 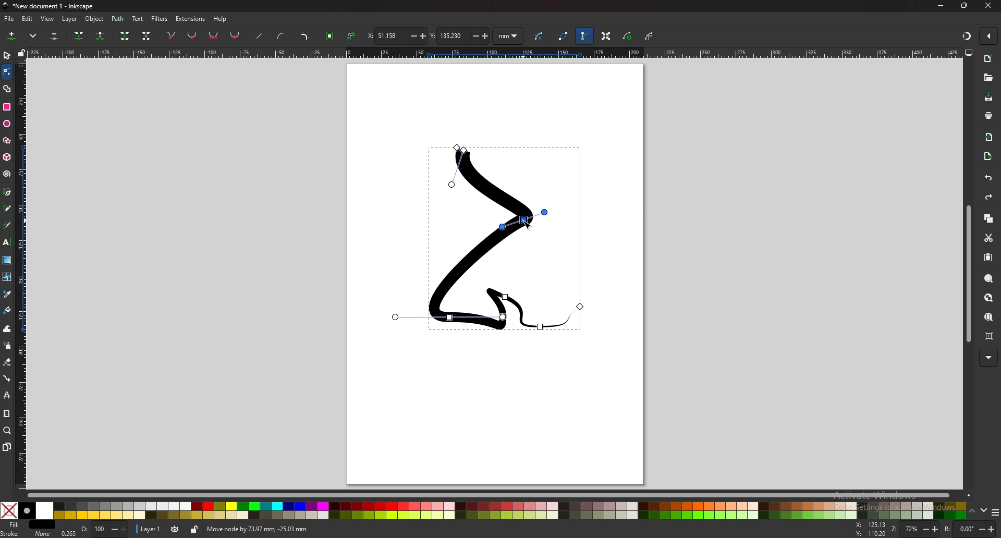 I want to click on selector, so click(x=7, y=55).